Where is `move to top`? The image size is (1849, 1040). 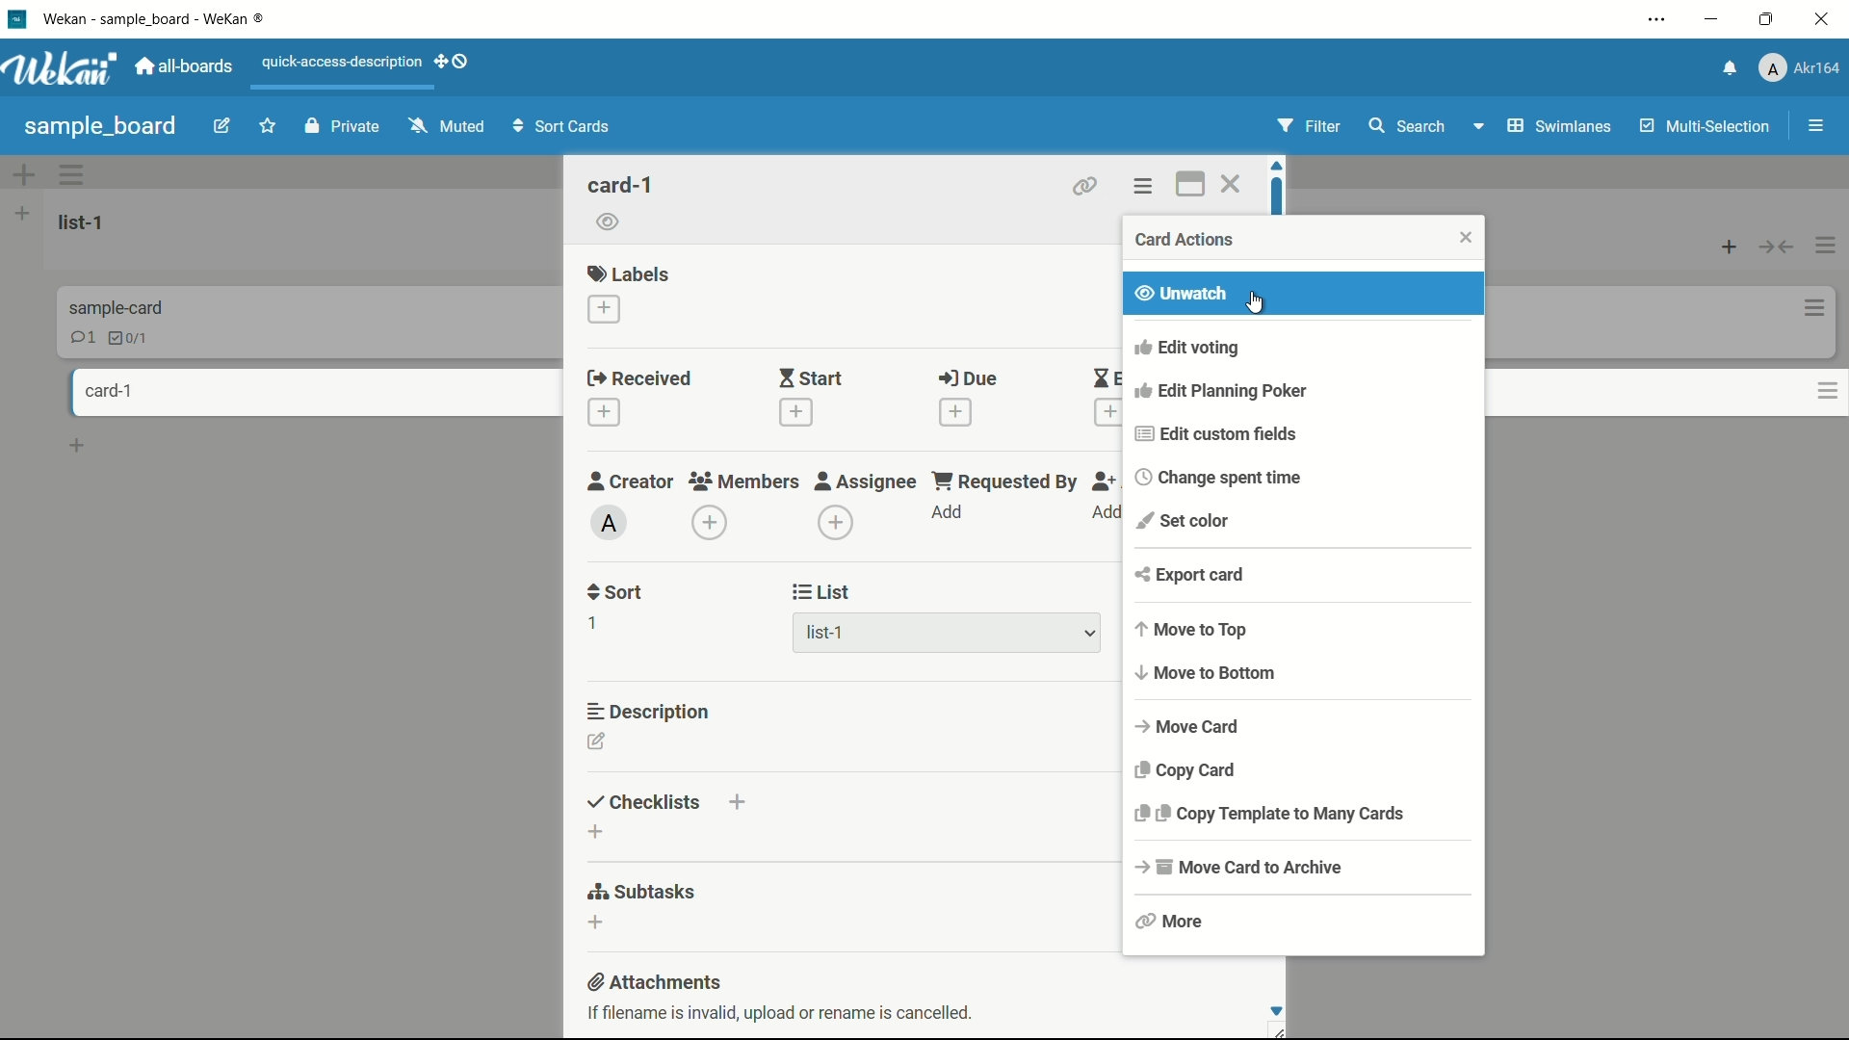
move to top is located at coordinates (1194, 629).